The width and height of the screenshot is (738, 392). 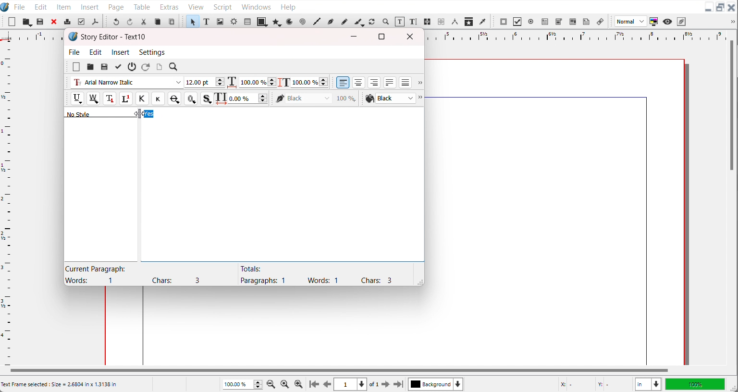 I want to click on Print, so click(x=68, y=21).